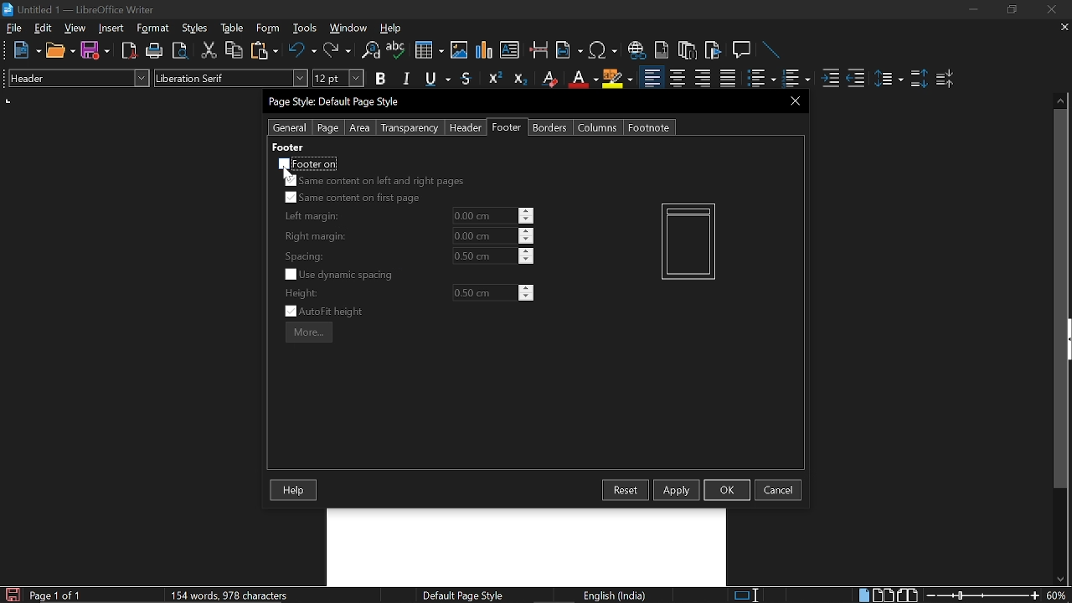  What do you see at coordinates (462, 128) in the screenshot?
I see `Header` at bounding box center [462, 128].